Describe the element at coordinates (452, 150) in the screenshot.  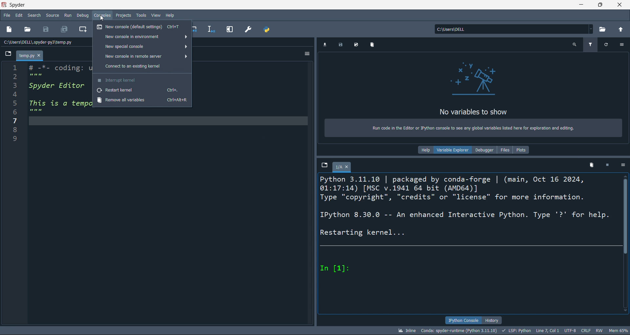
I see `variable explorer` at that location.